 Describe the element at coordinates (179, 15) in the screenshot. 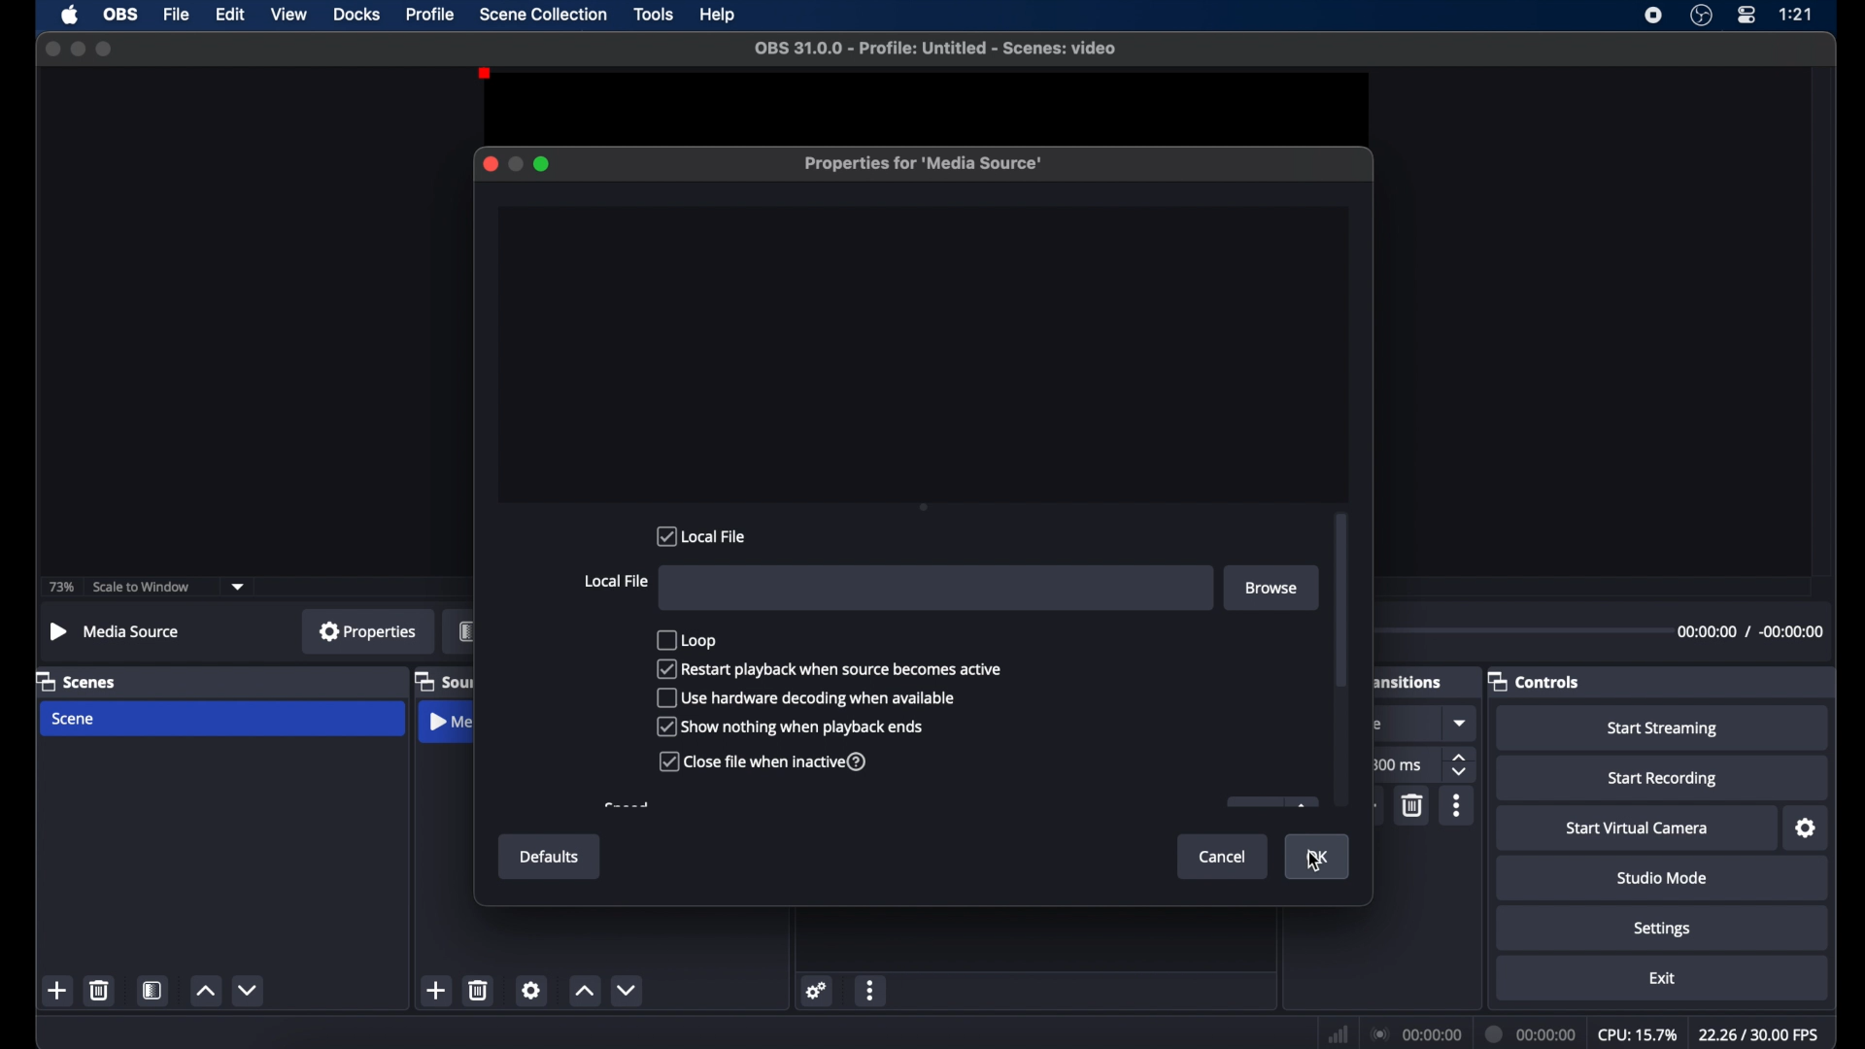

I see `file` at that location.